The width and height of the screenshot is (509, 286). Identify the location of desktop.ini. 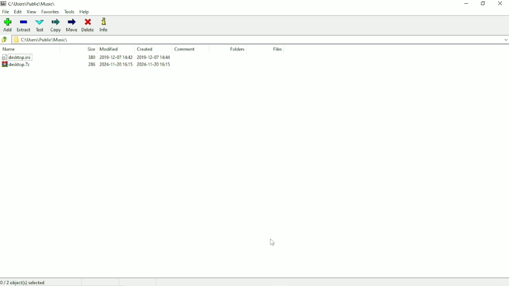
(86, 57).